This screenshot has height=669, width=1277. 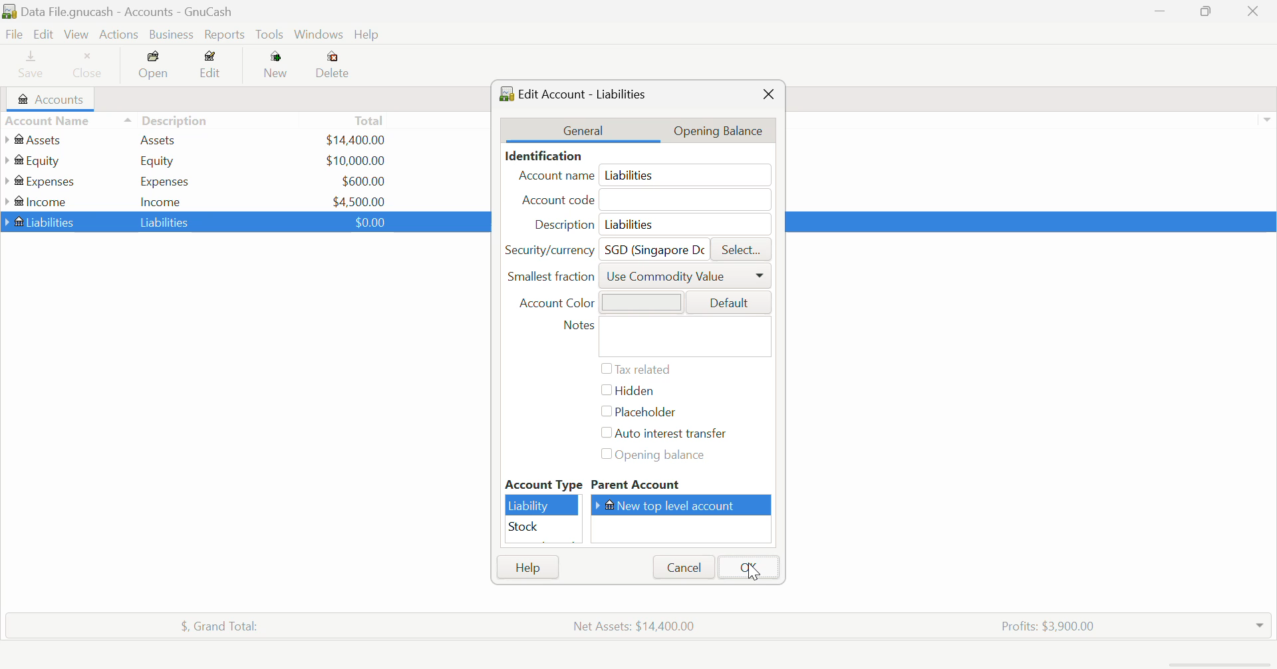 I want to click on Help, so click(x=527, y=567).